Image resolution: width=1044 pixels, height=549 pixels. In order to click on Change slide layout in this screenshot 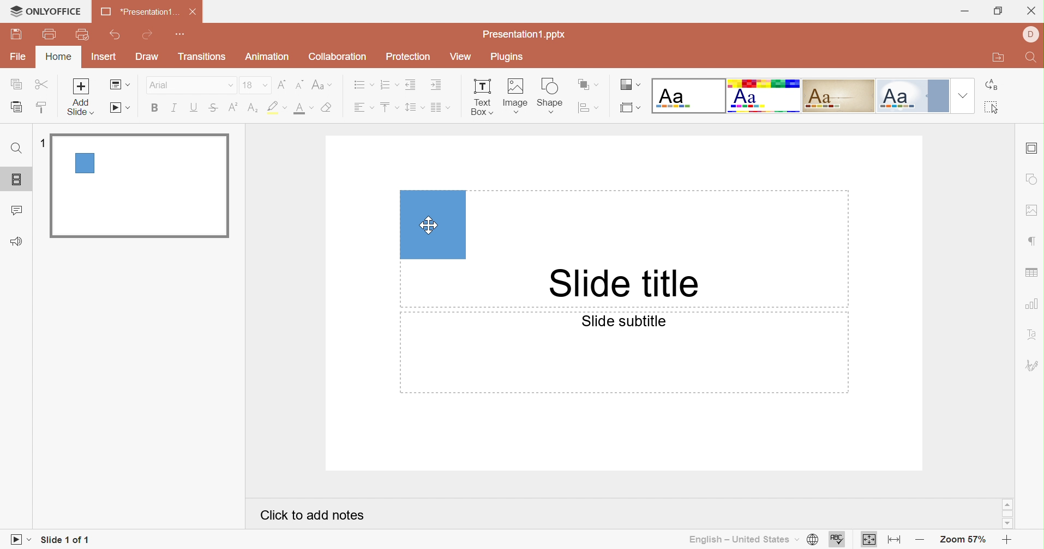, I will do `click(120, 84)`.